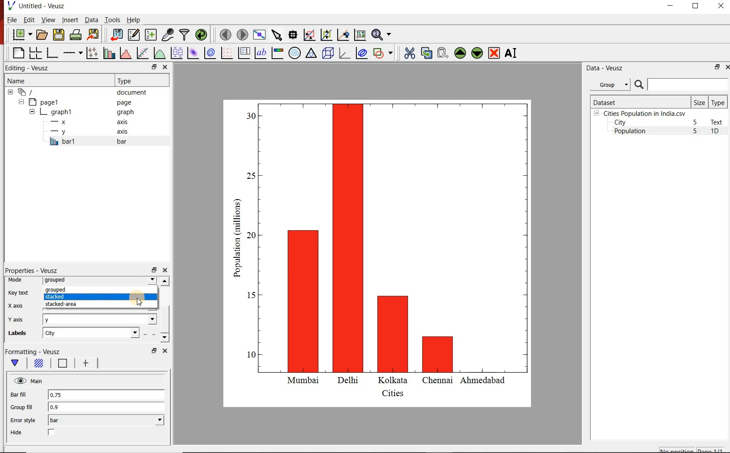  I want to click on cut the selected widget, so click(408, 53).